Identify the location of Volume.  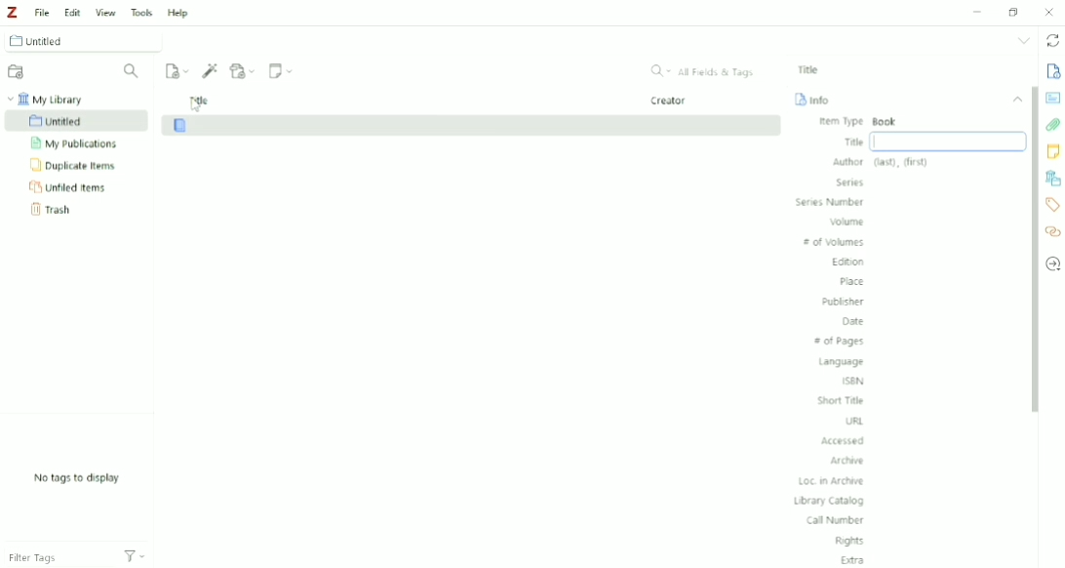
(847, 222).